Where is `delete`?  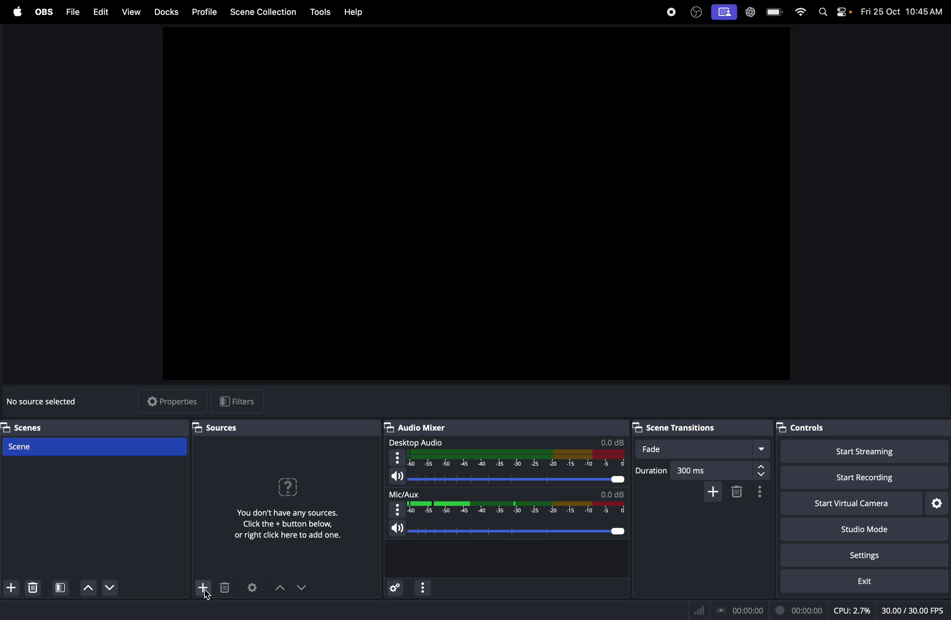 delete is located at coordinates (224, 588).